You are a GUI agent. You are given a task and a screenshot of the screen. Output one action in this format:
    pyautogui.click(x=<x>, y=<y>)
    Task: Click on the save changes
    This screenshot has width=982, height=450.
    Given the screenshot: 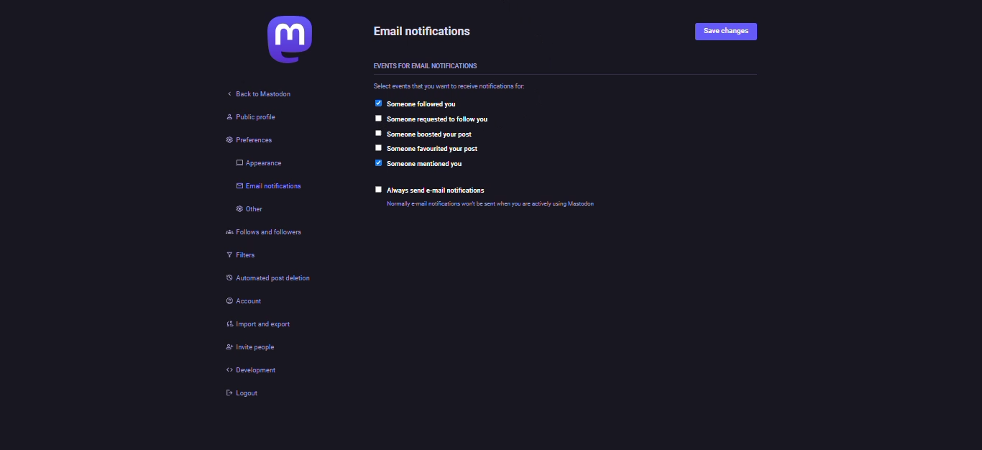 What is the action you would take?
    pyautogui.click(x=732, y=30)
    